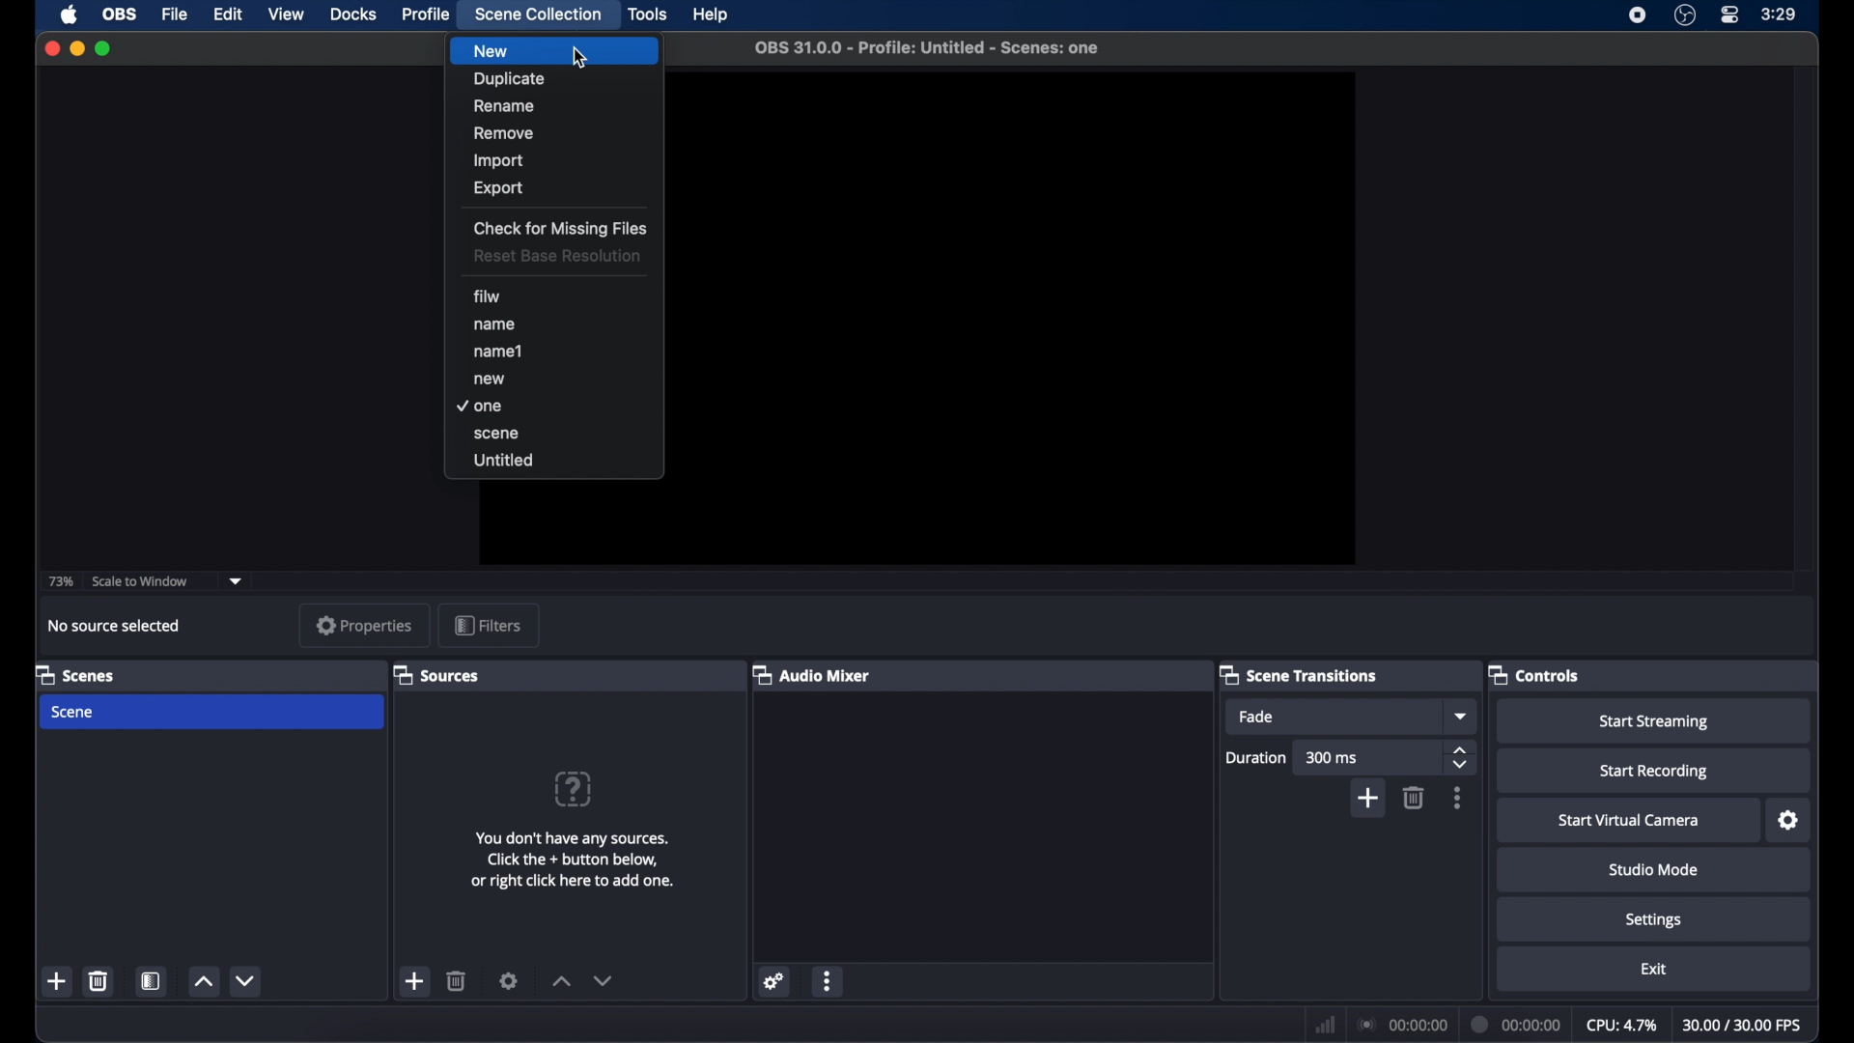 Image resolution: width=1854 pixels, height=1043 pixels. I want to click on add, so click(1367, 800).